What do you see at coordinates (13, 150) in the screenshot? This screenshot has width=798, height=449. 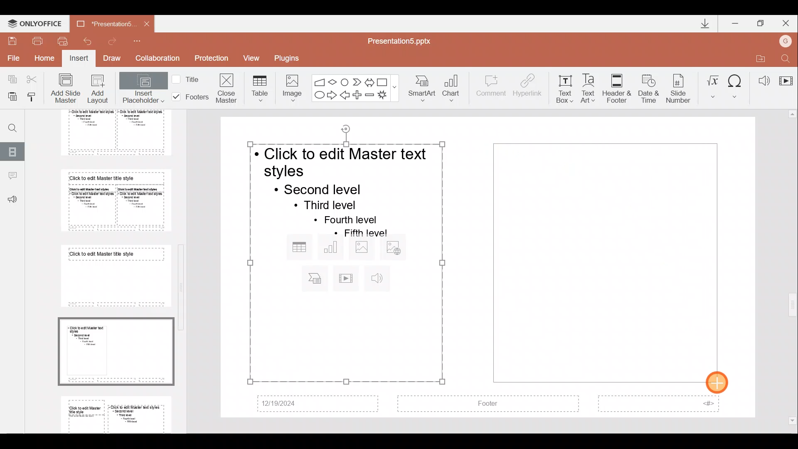 I see `Slides` at bounding box center [13, 150].